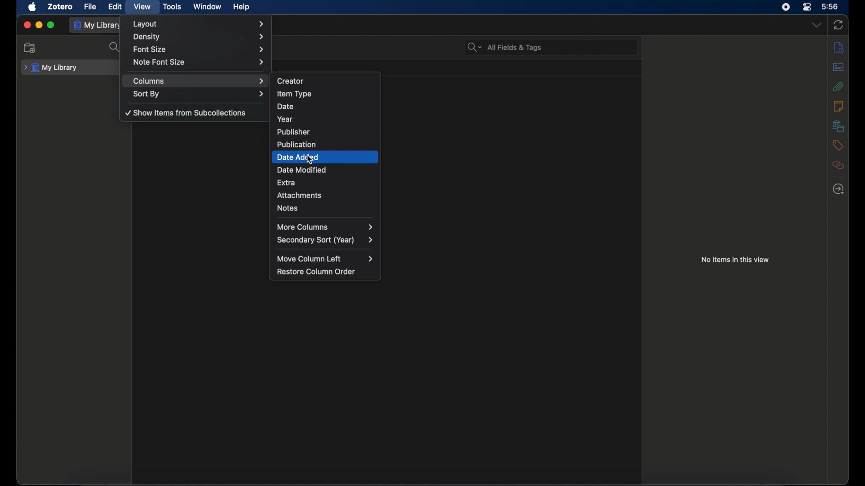 Image resolution: width=865 pixels, height=486 pixels. Describe the element at coordinates (839, 189) in the screenshot. I see `locate` at that location.